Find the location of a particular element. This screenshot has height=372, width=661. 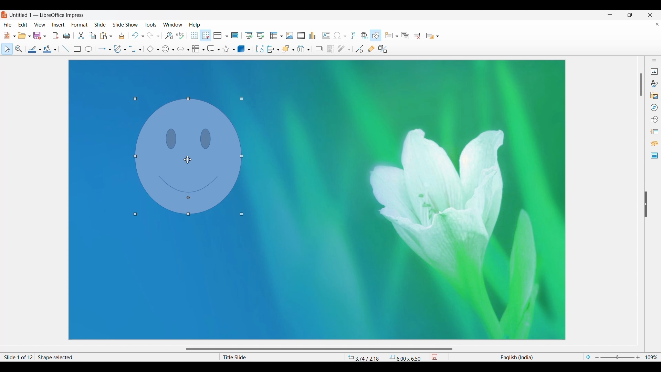

Connector options is located at coordinates (140, 50).